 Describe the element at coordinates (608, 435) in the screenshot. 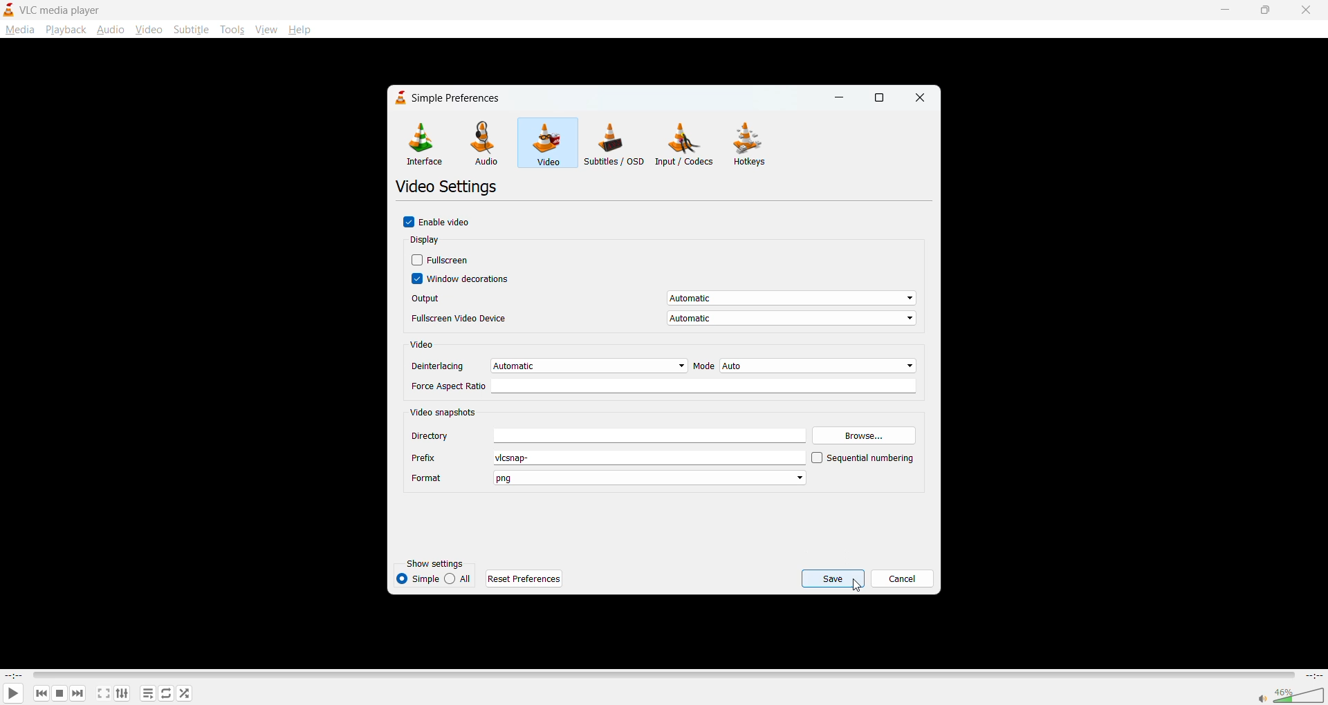

I see `directory` at that location.